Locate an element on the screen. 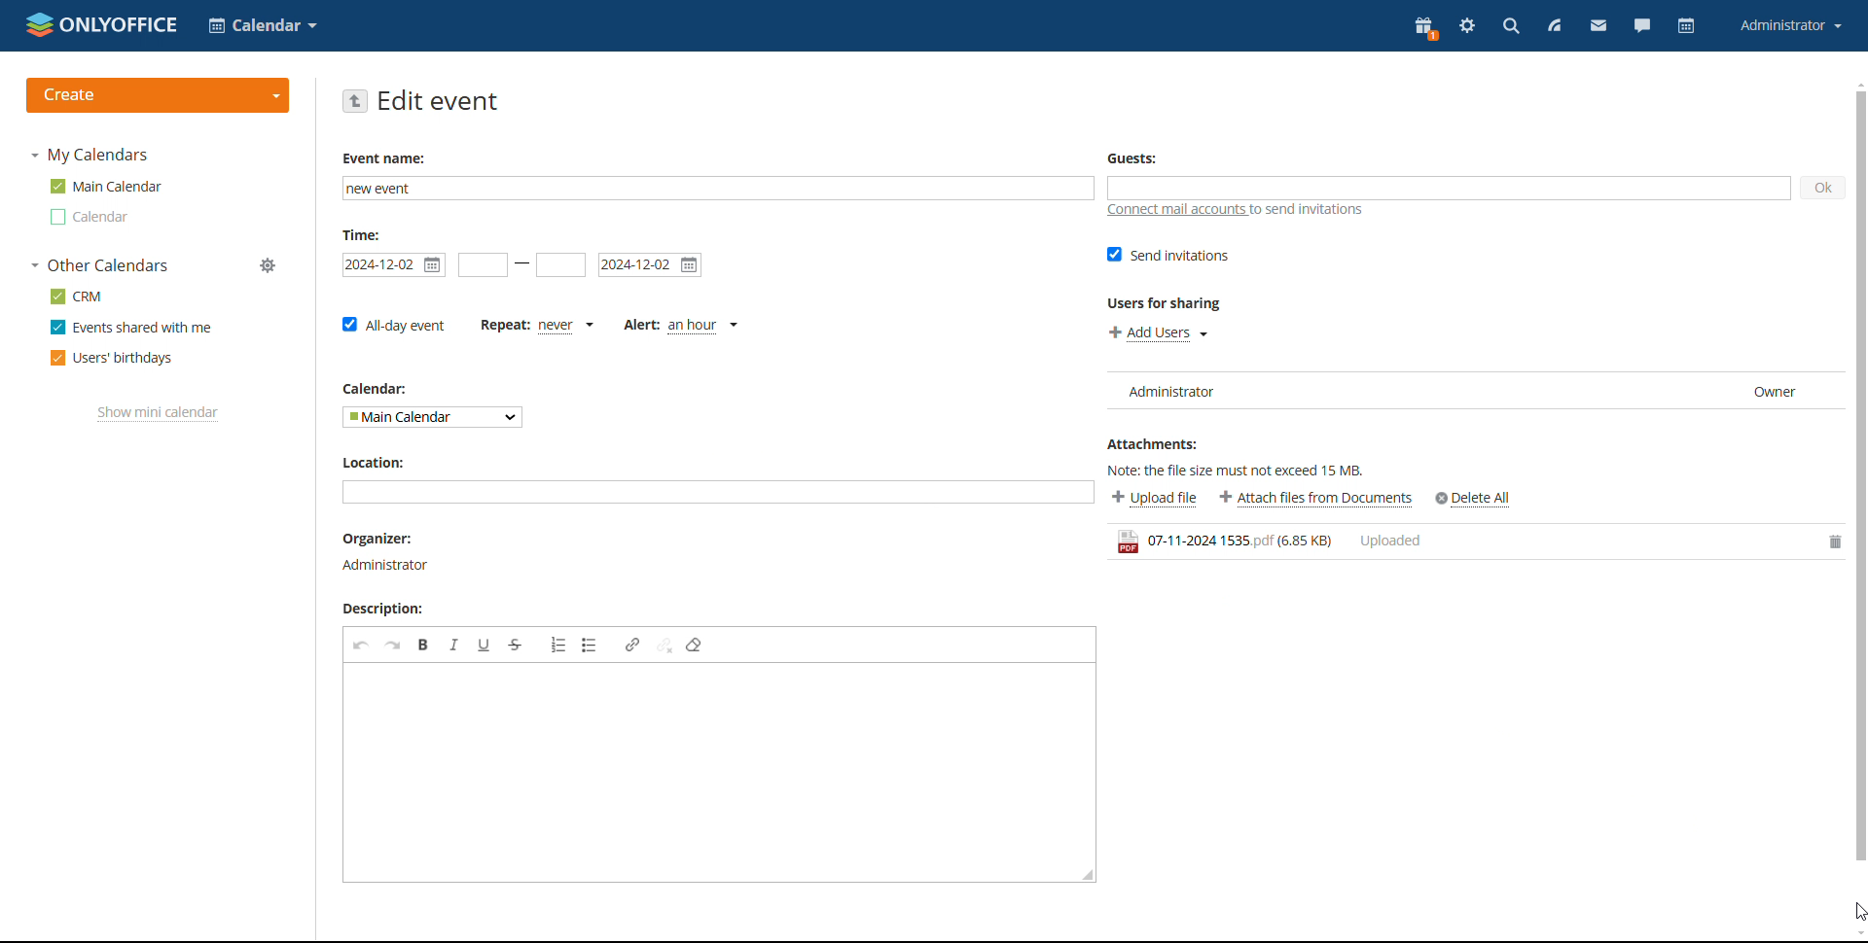  insert/remove numbered list is located at coordinates (558, 645).